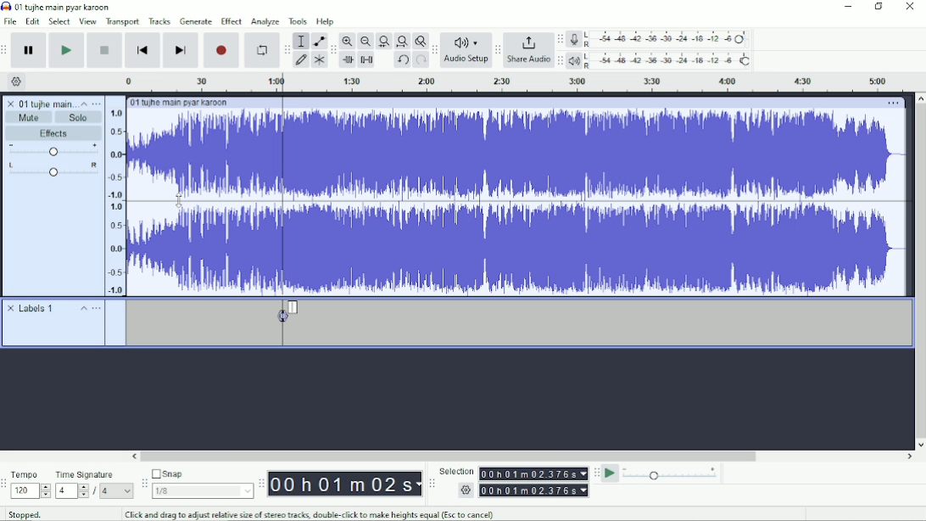 The image size is (926, 521). I want to click on Mute, so click(30, 117).